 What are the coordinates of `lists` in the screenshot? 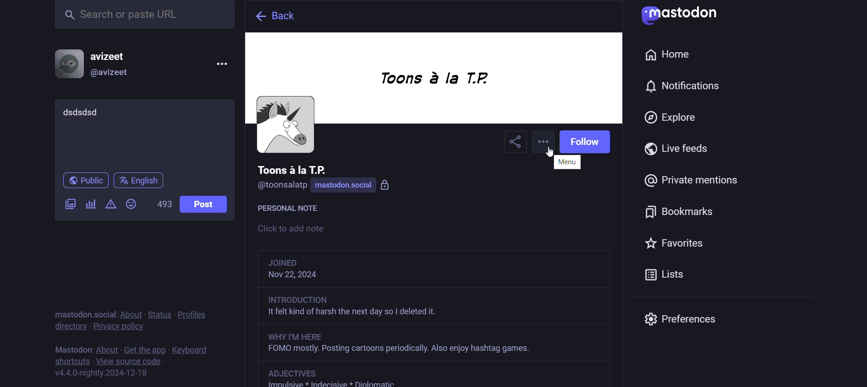 It's located at (670, 274).